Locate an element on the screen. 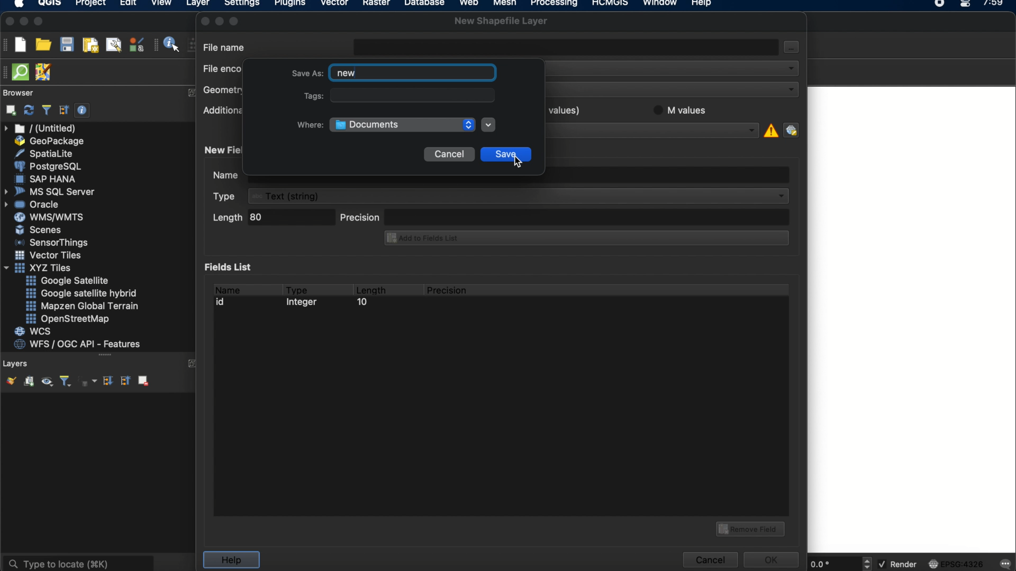  processing is located at coordinates (557, 4).